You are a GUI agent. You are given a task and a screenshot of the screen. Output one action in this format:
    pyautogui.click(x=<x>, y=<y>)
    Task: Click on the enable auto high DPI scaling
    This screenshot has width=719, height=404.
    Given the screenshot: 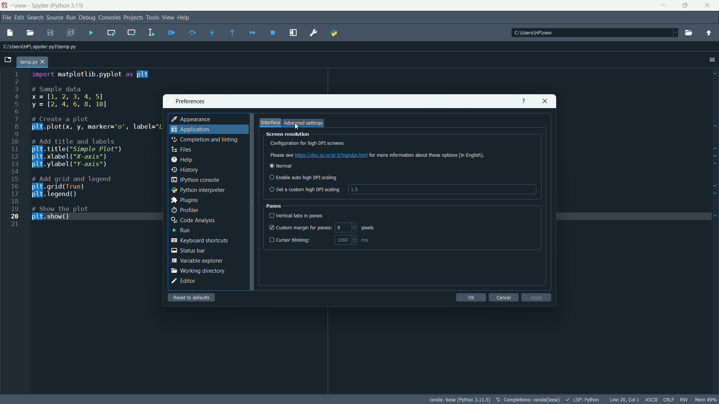 What is the action you would take?
    pyautogui.click(x=303, y=178)
    